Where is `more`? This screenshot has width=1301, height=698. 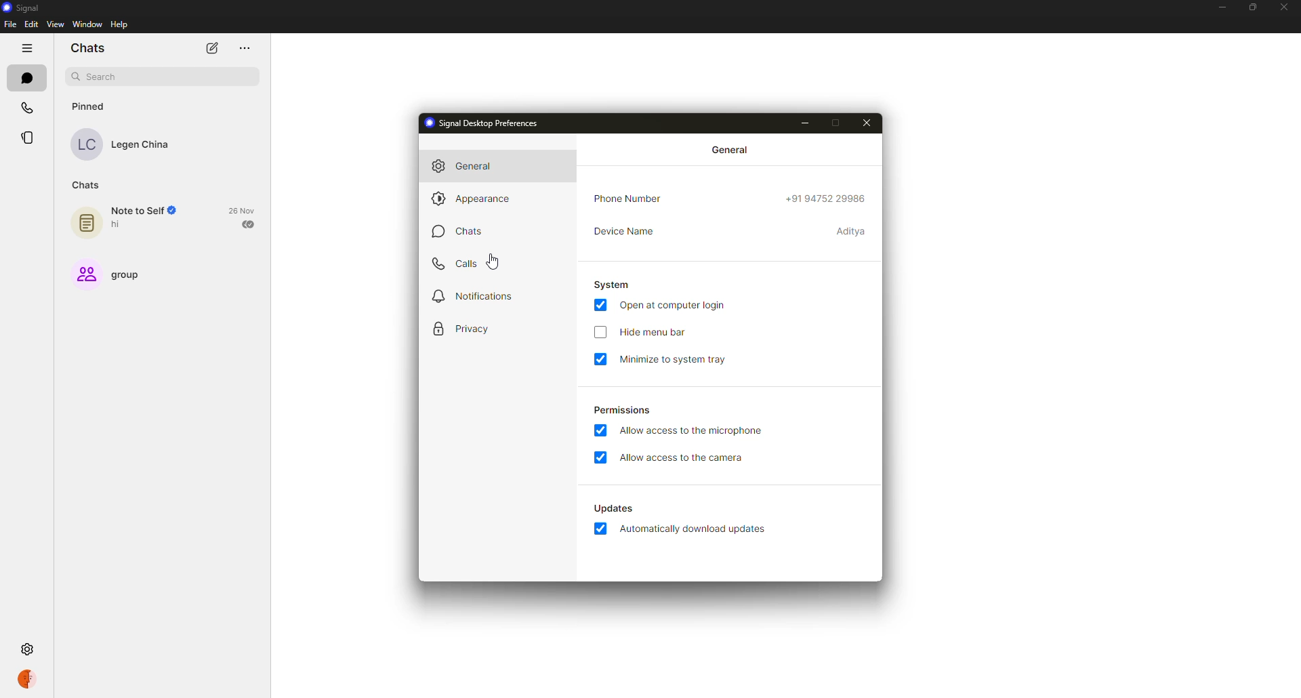
more is located at coordinates (244, 48).